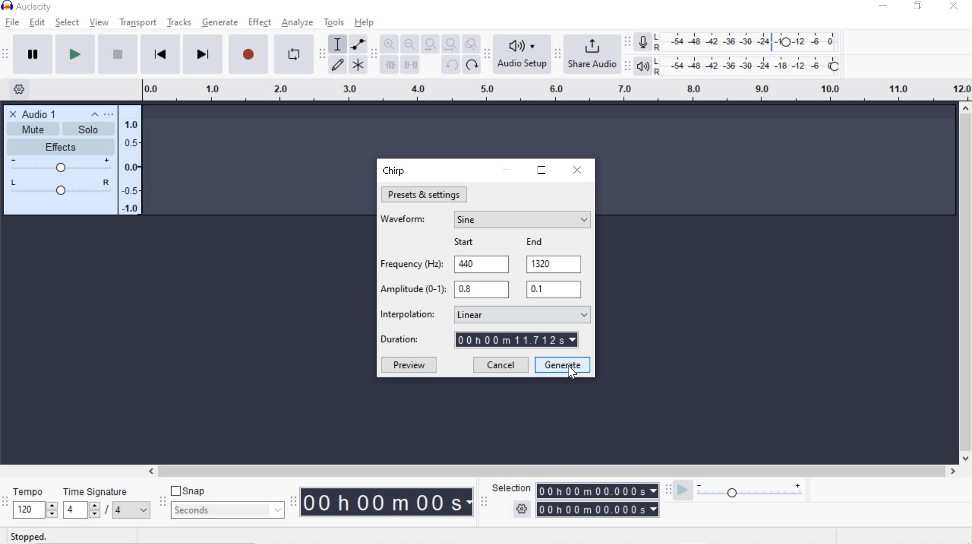  I want to click on effects, so click(60, 147).